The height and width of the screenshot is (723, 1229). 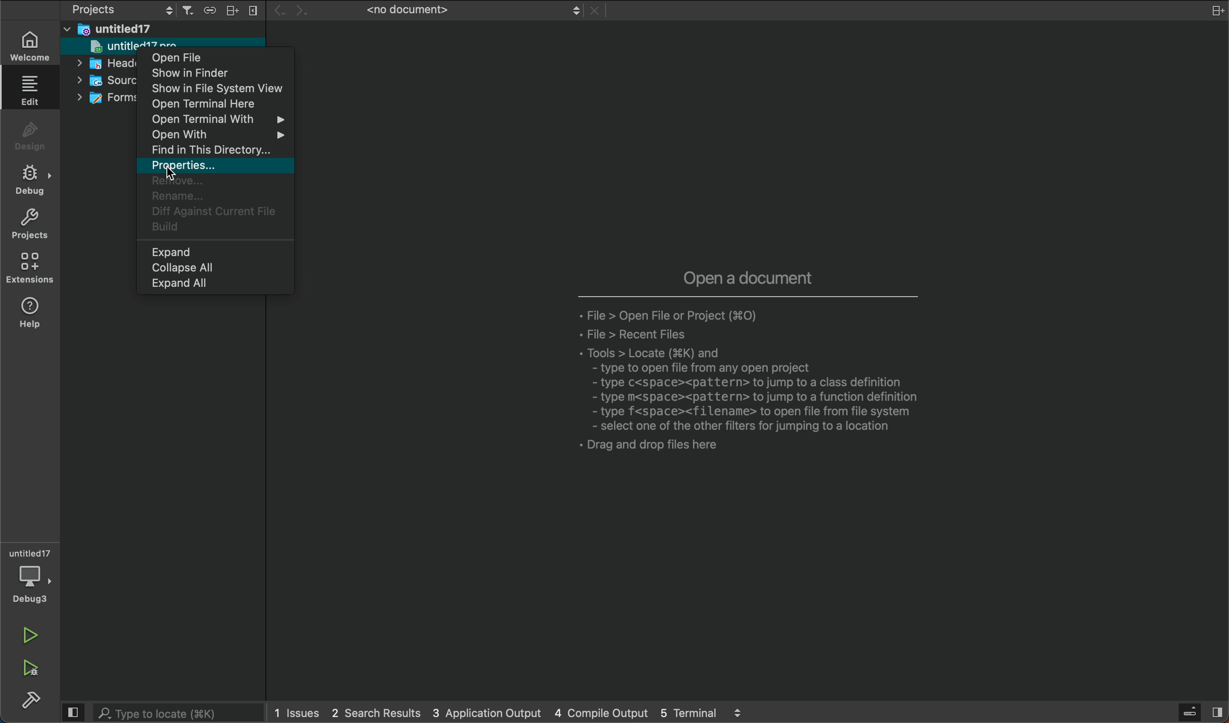 I want to click on properties, so click(x=213, y=166).